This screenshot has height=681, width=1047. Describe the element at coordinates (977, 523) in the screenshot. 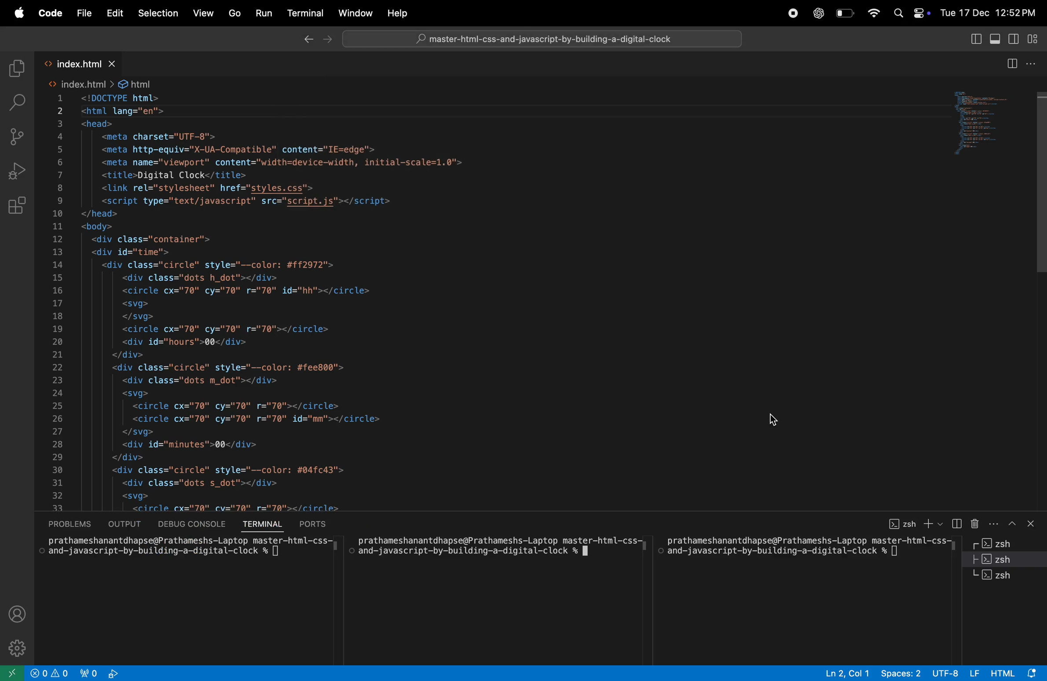

I see `delete` at that location.